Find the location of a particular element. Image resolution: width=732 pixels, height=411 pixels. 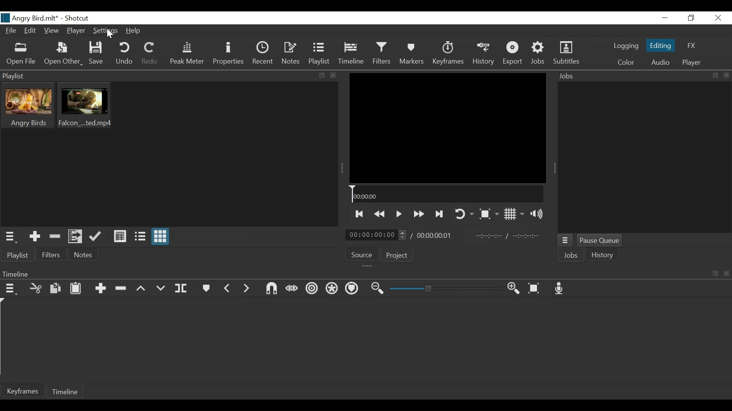

Add the Source to the playlist is located at coordinates (34, 236).